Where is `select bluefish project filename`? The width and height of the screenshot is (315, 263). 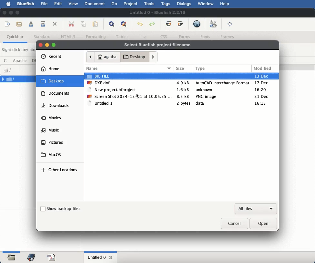
select bluefish project filename is located at coordinates (157, 45).